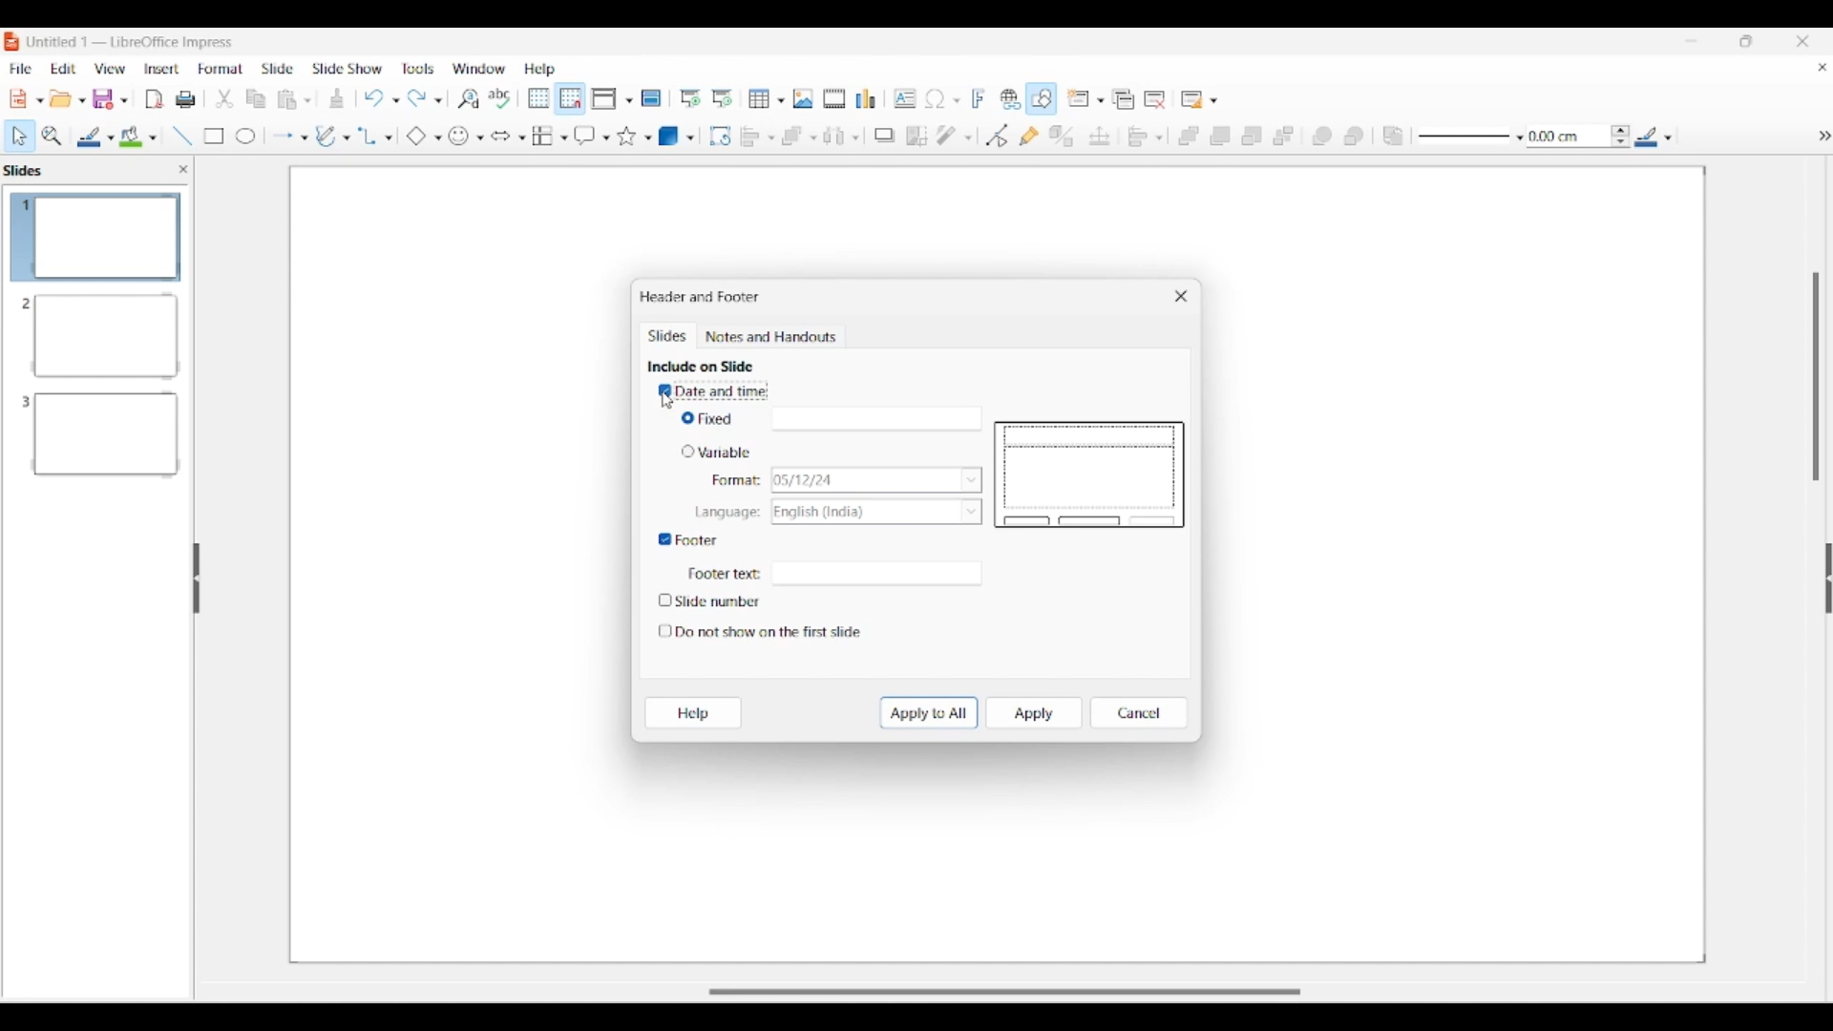 The height and width of the screenshot is (1031, 1833). I want to click on Toggle for footer, so click(688, 540).